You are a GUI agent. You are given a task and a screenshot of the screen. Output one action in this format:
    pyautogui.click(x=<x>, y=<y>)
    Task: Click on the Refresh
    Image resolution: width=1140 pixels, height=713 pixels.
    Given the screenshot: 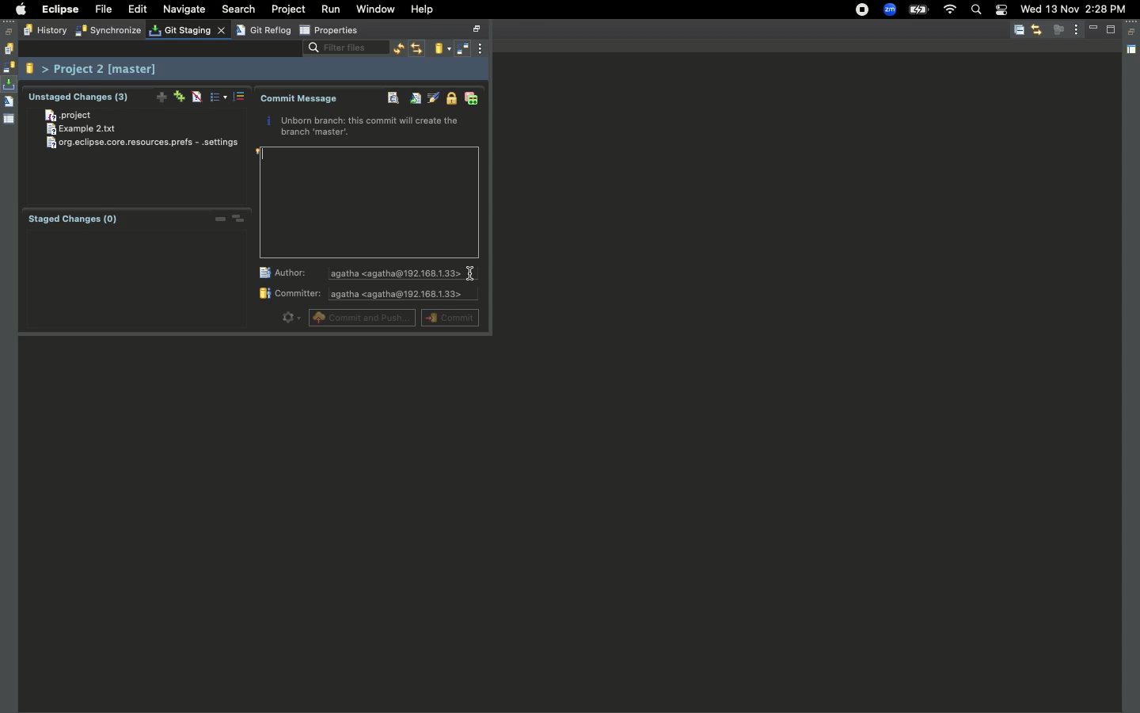 What is the action you would take?
    pyautogui.click(x=396, y=49)
    